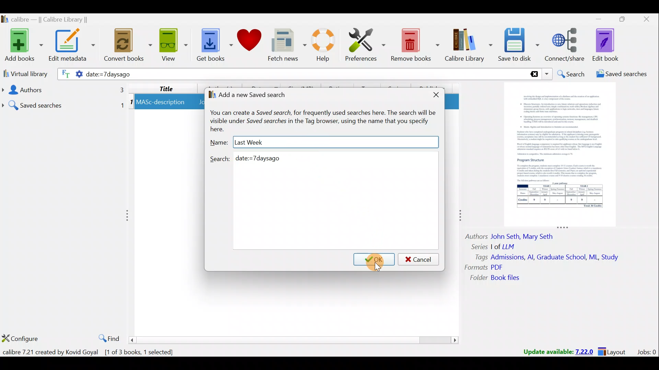 The width and height of the screenshot is (659, 370). I want to click on Minimize, so click(595, 19).